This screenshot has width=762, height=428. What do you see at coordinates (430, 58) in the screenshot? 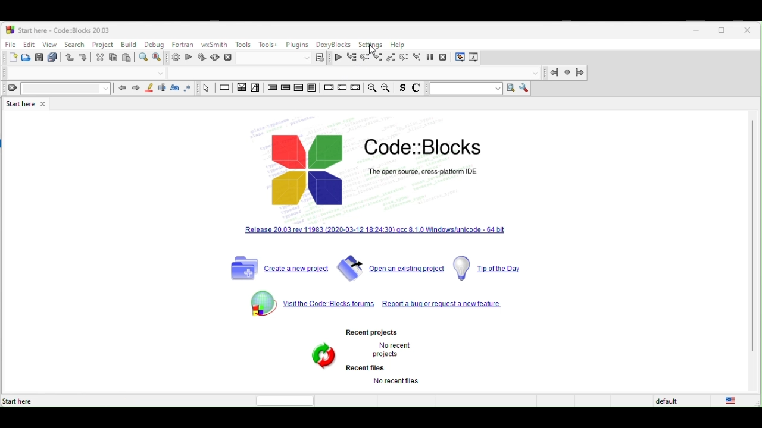
I see `break debugger` at bounding box center [430, 58].